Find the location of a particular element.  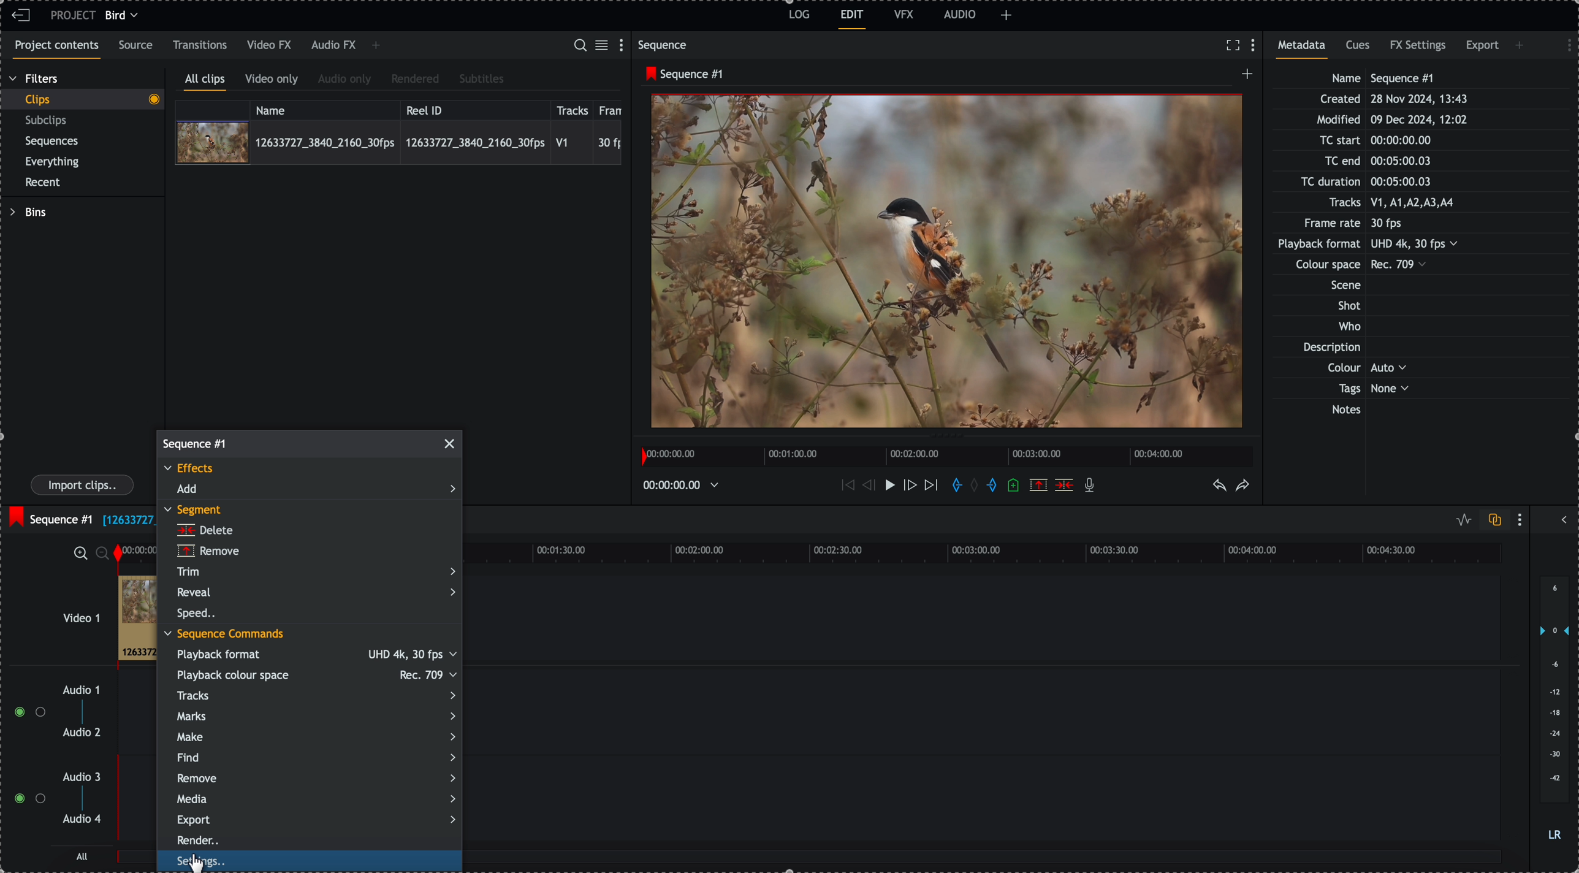

make is located at coordinates (315, 737).